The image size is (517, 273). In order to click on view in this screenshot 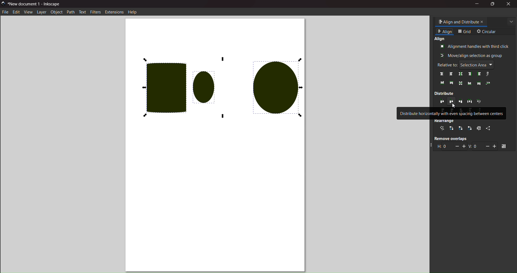, I will do `click(28, 12)`.